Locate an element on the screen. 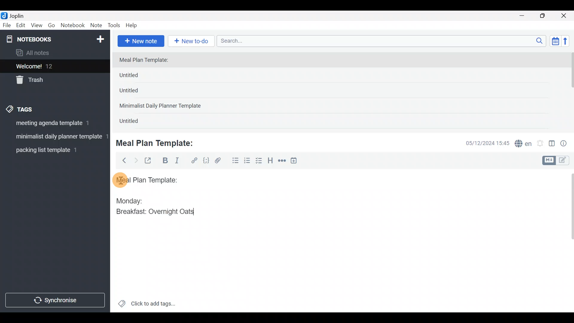  Horizontal rule is located at coordinates (282, 161).